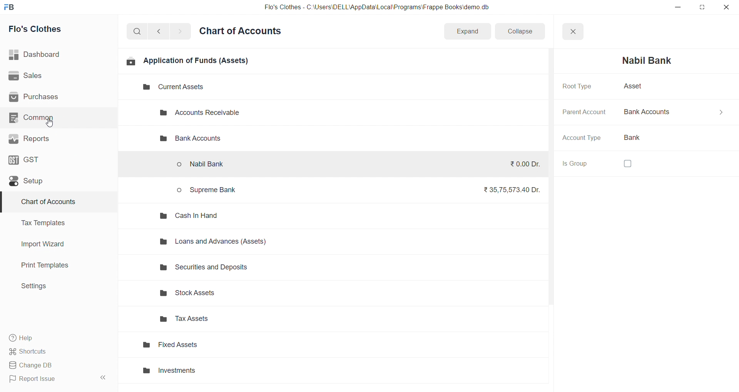  What do you see at coordinates (674, 112) in the screenshot?
I see `Bank Accounts` at bounding box center [674, 112].